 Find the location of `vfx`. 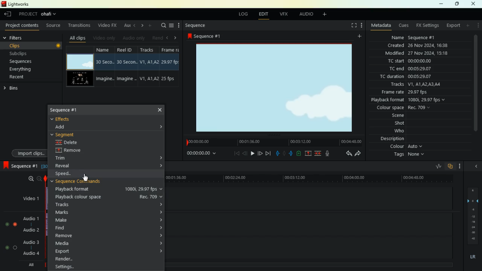

vfx is located at coordinates (285, 14).